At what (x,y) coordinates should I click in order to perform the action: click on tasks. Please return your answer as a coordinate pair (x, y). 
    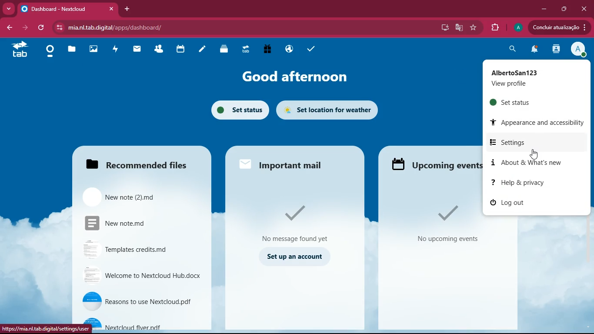
    Looking at the image, I should click on (311, 49).